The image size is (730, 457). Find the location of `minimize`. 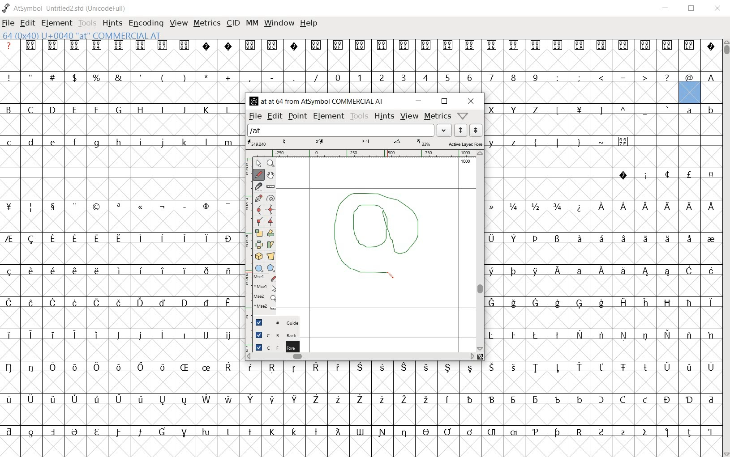

minimize is located at coordinates (418, 102).